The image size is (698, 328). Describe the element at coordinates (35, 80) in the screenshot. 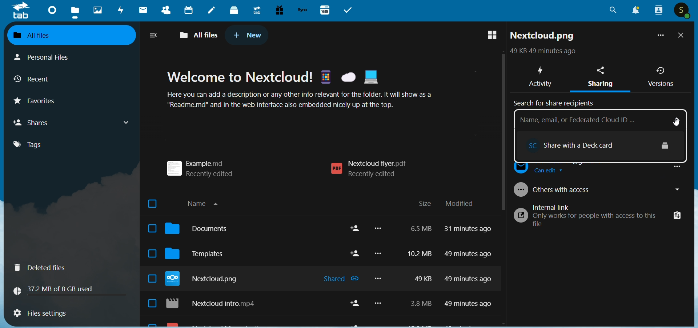

I see `recent` at that location.